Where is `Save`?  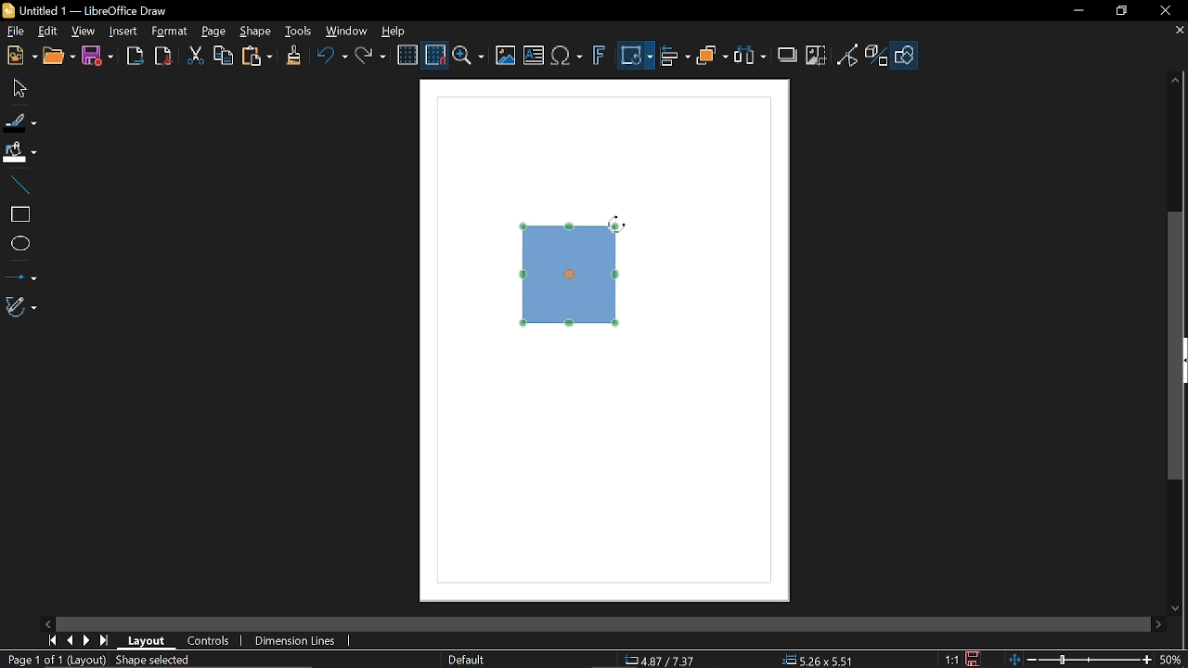
Save is located at coordinates (97, 58).